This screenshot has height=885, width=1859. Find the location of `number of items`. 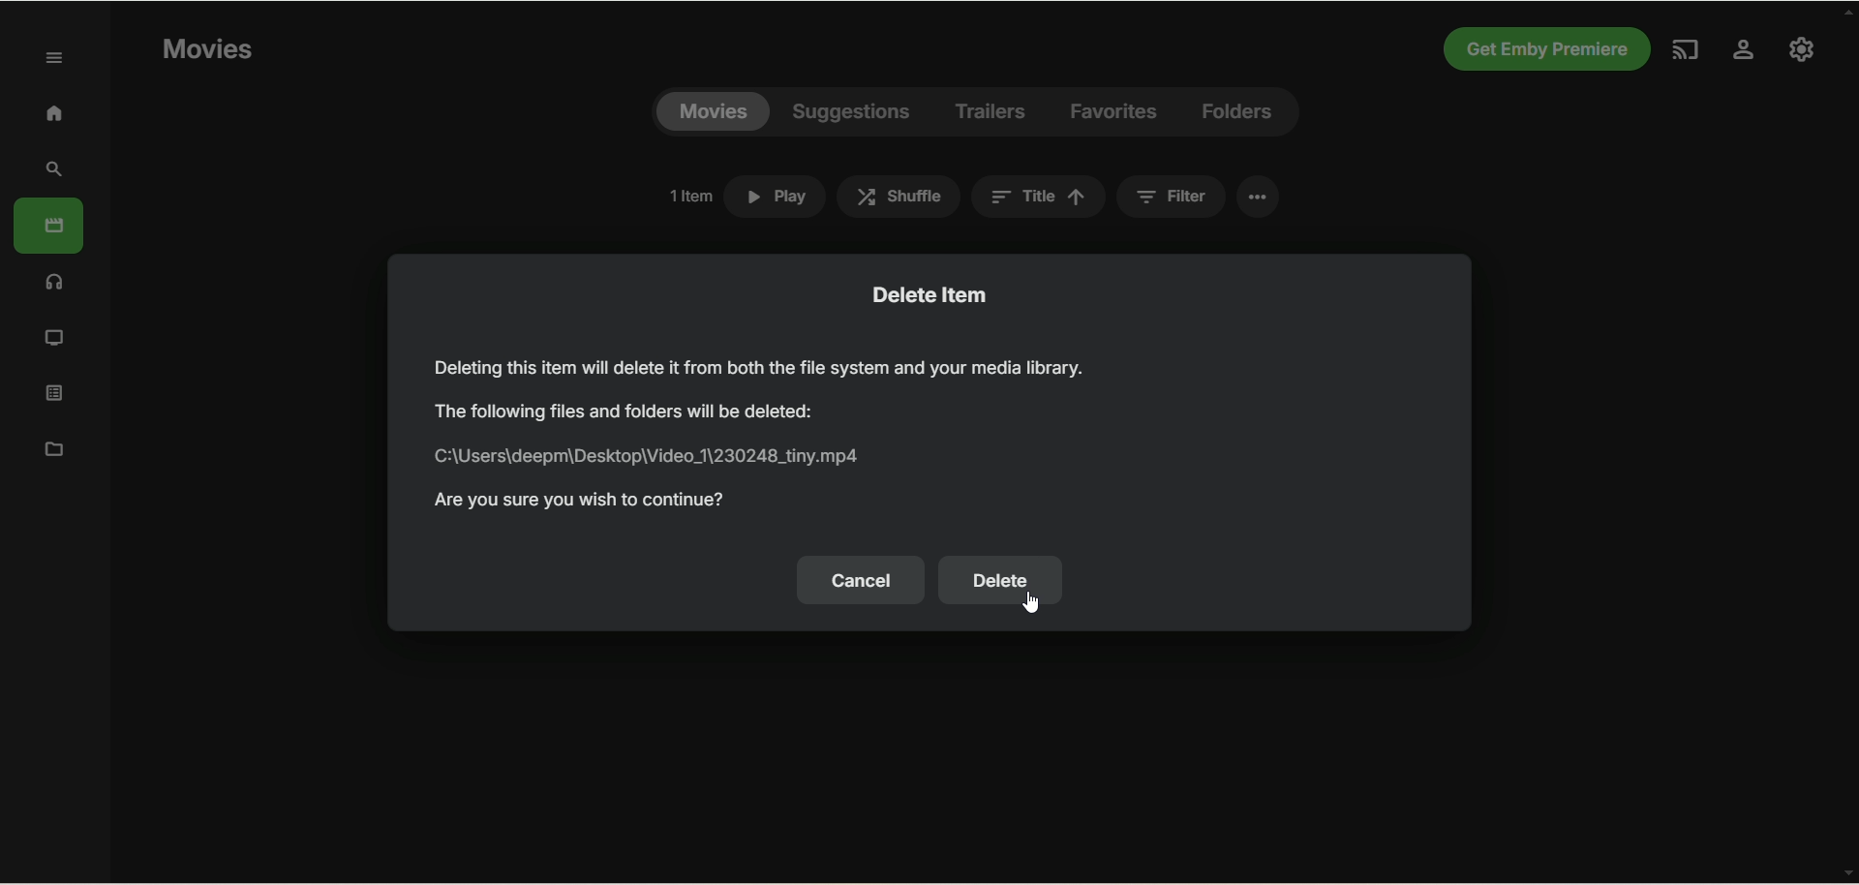

number of items is located at coordinates (689, 196).